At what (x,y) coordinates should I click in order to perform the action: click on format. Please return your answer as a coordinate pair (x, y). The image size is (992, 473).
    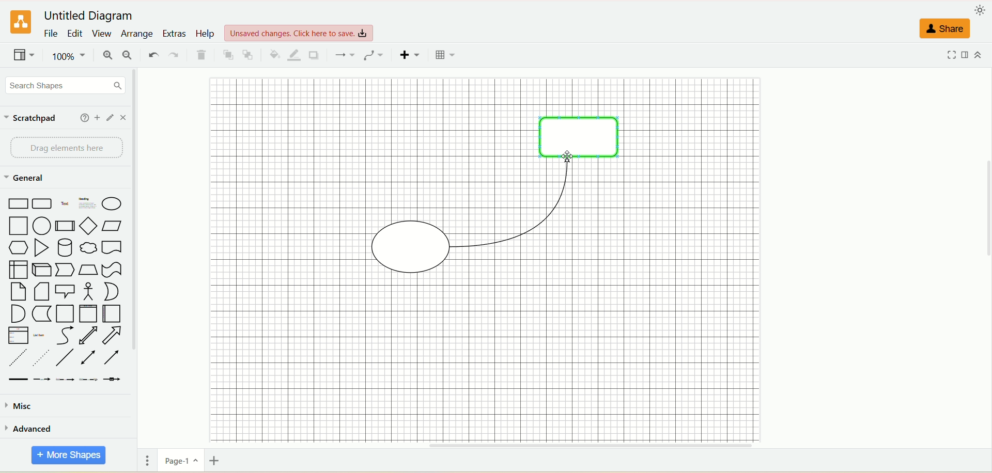
    Looking at the image, I should click on (965, 55).